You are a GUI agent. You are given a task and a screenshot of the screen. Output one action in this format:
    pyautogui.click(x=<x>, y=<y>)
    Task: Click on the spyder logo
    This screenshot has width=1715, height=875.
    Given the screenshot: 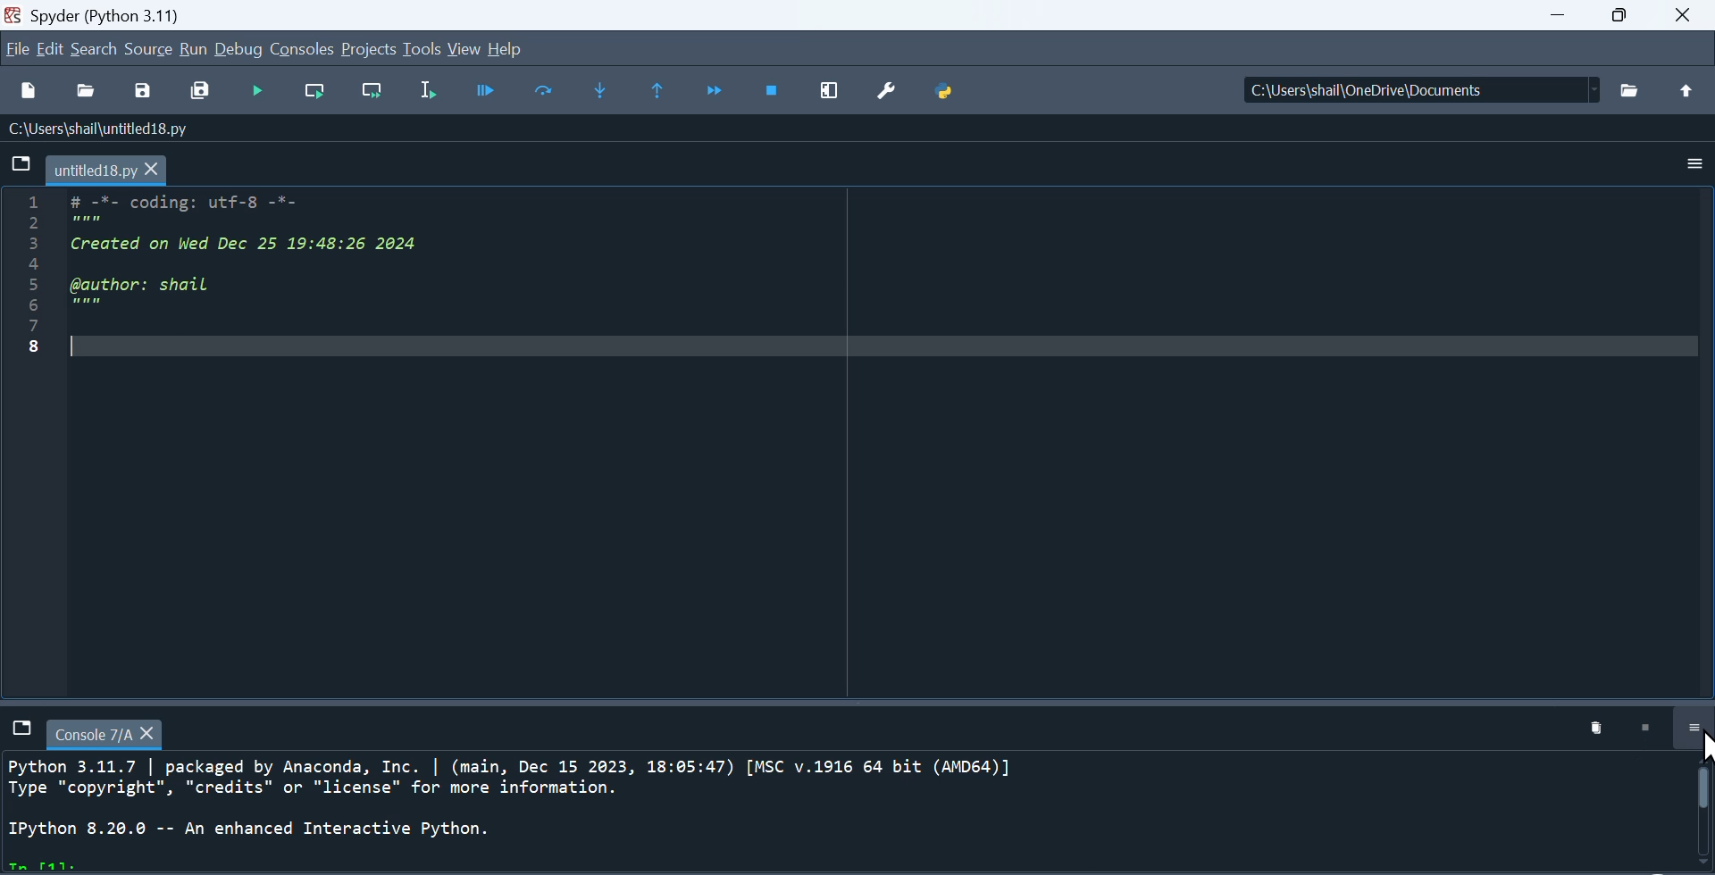 What is the action you would take?
    pyautogui.click(x=14, y=15)
    